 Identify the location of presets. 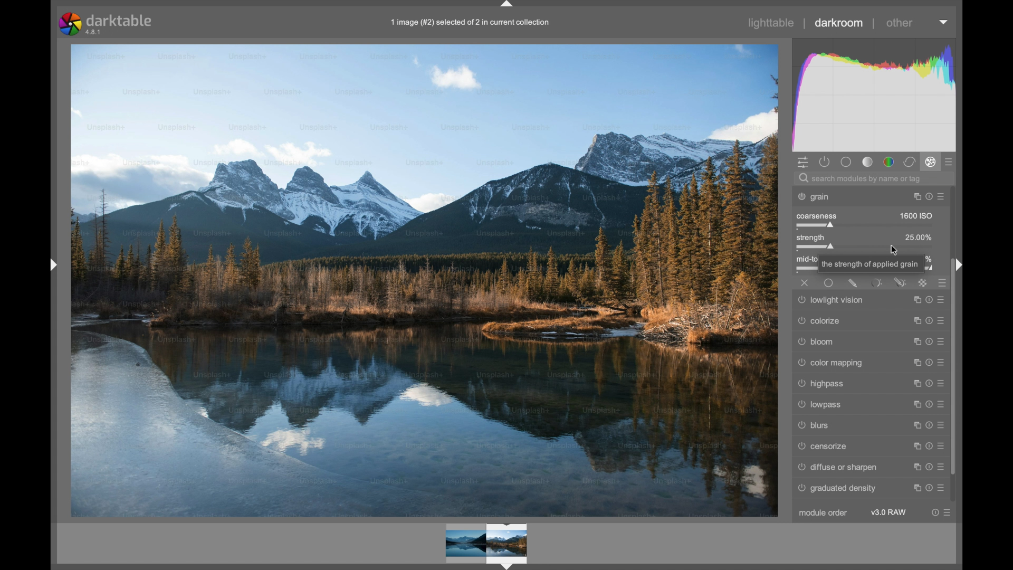
(943, 300).